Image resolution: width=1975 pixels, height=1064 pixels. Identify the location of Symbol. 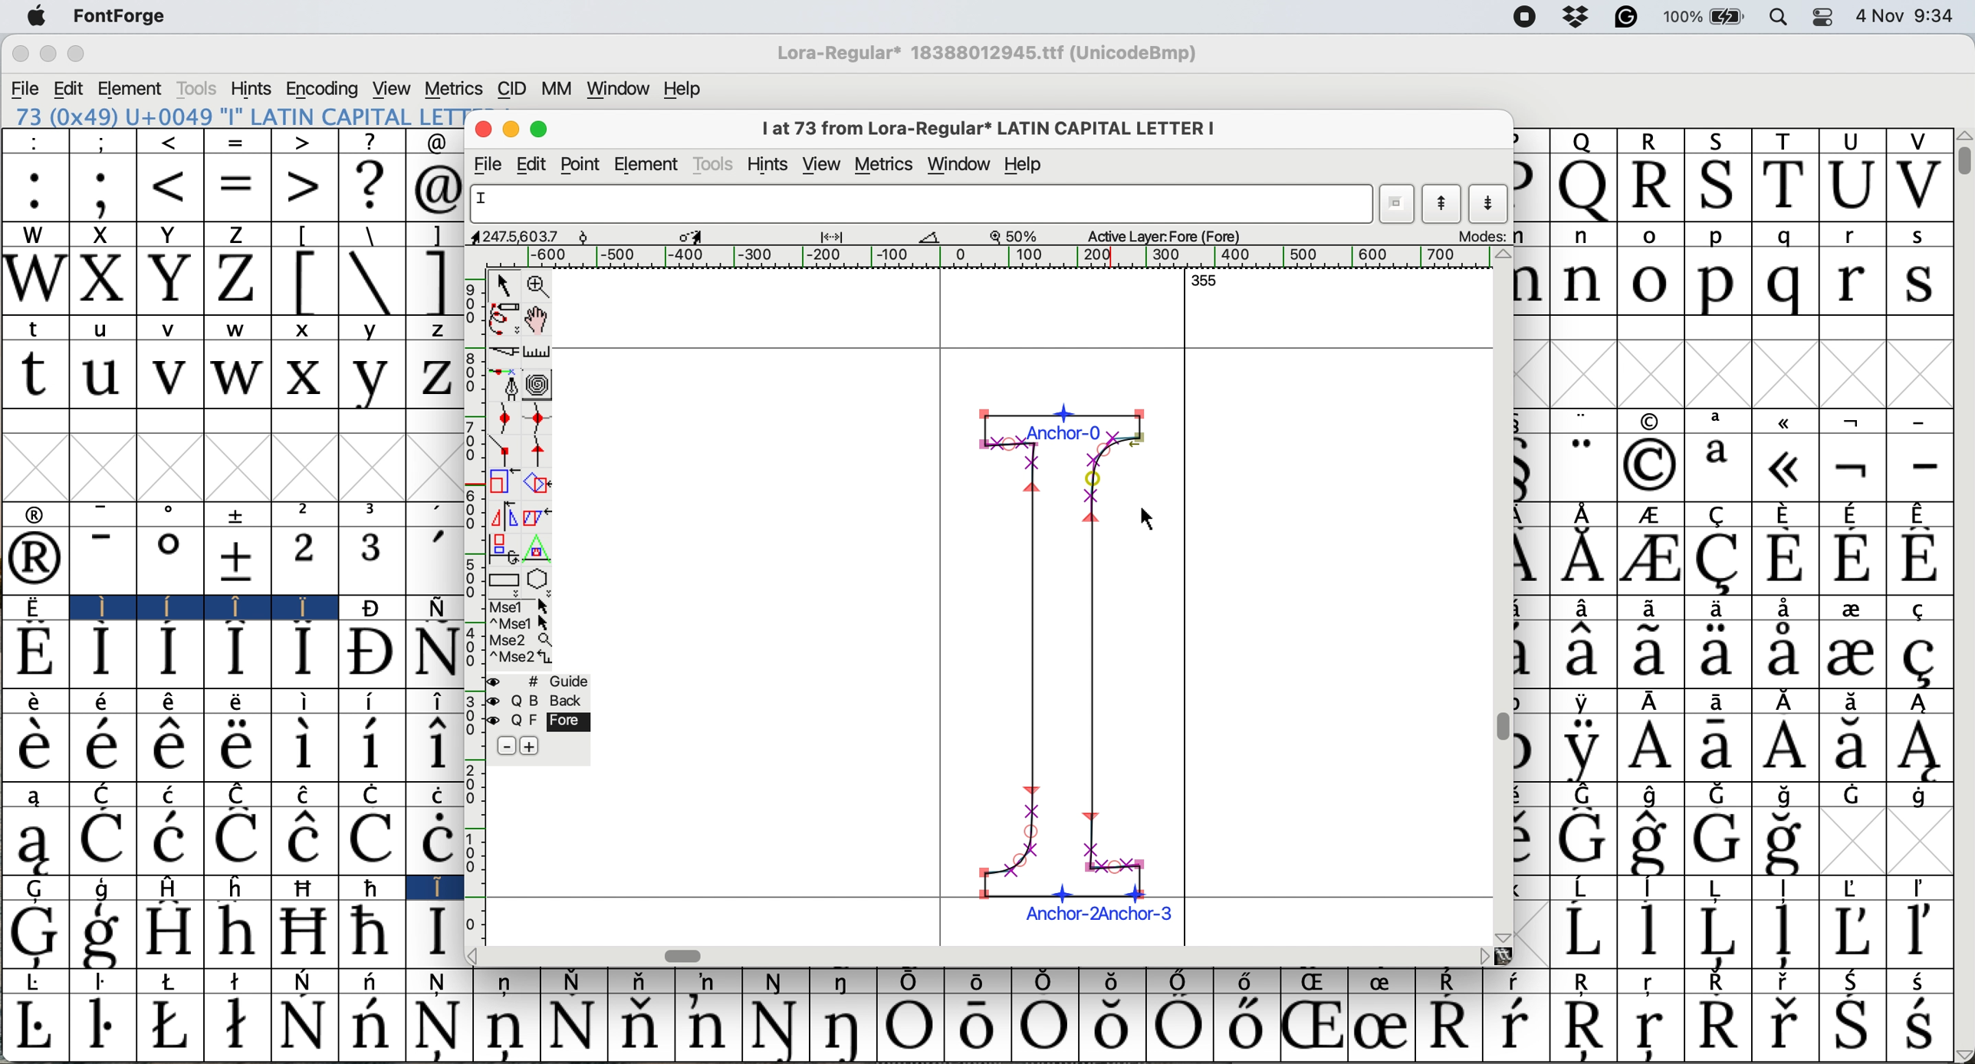
(172, 703).